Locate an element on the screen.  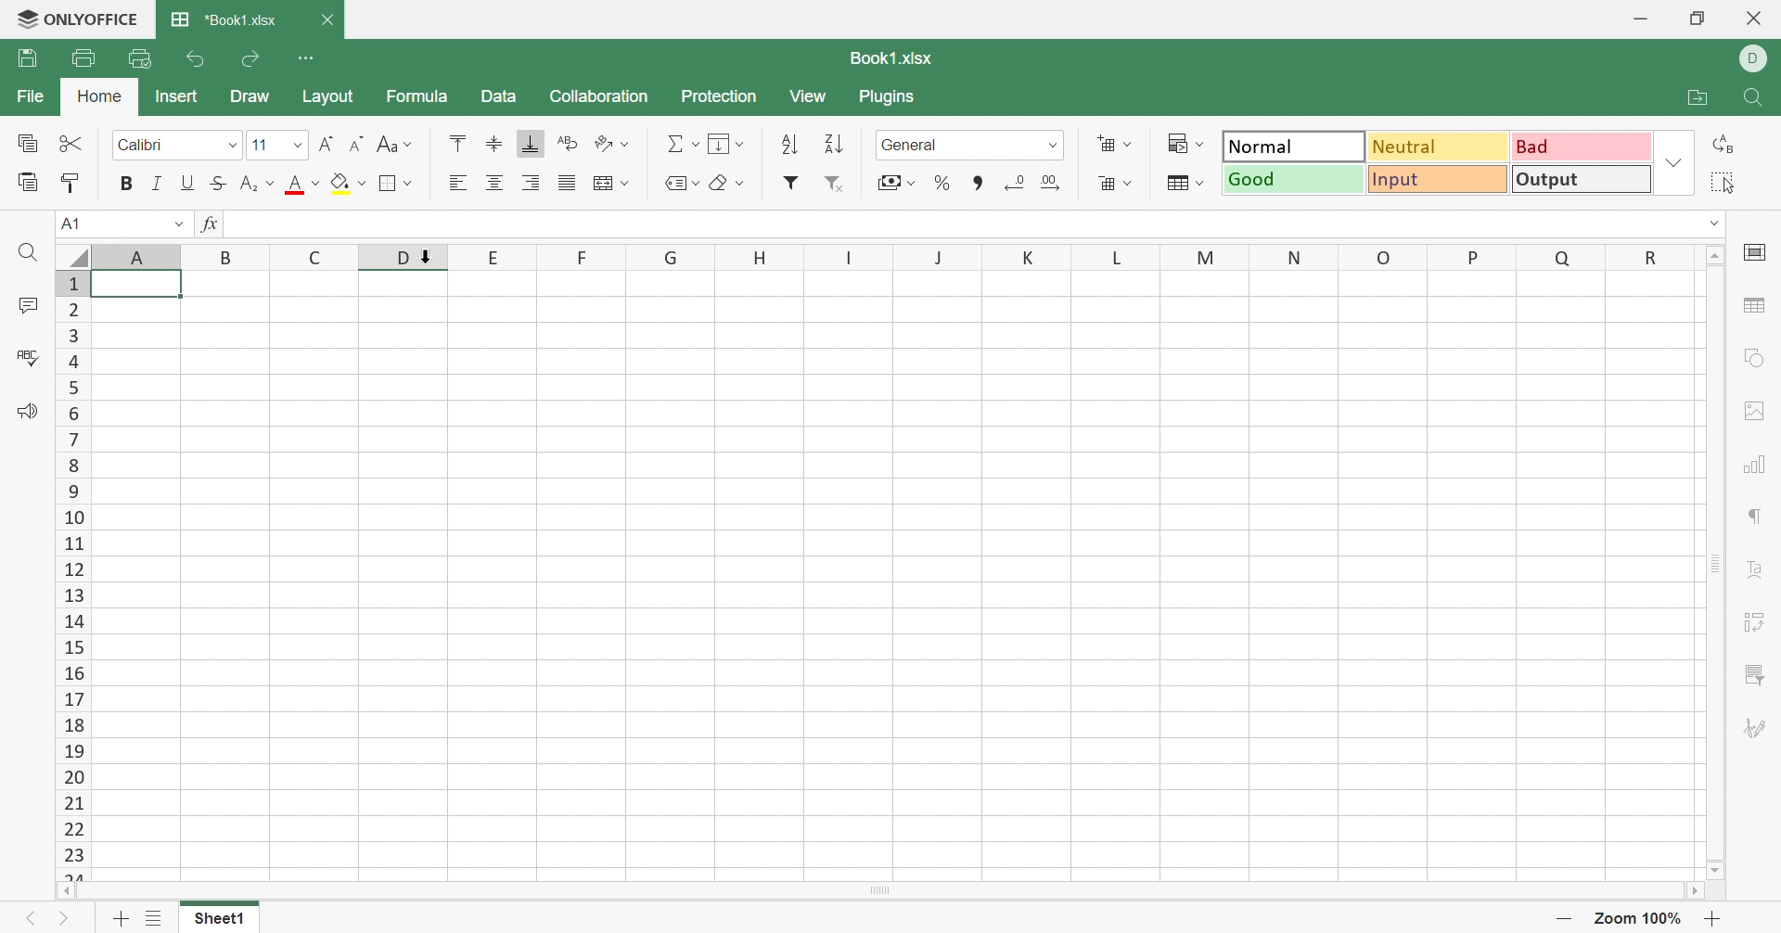
ONLYOFFICE is located at coordinates (77, 20).